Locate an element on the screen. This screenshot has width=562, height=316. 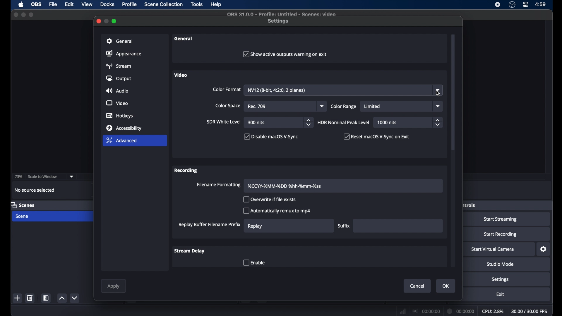
scale to window is located at coordinates (43, 176).